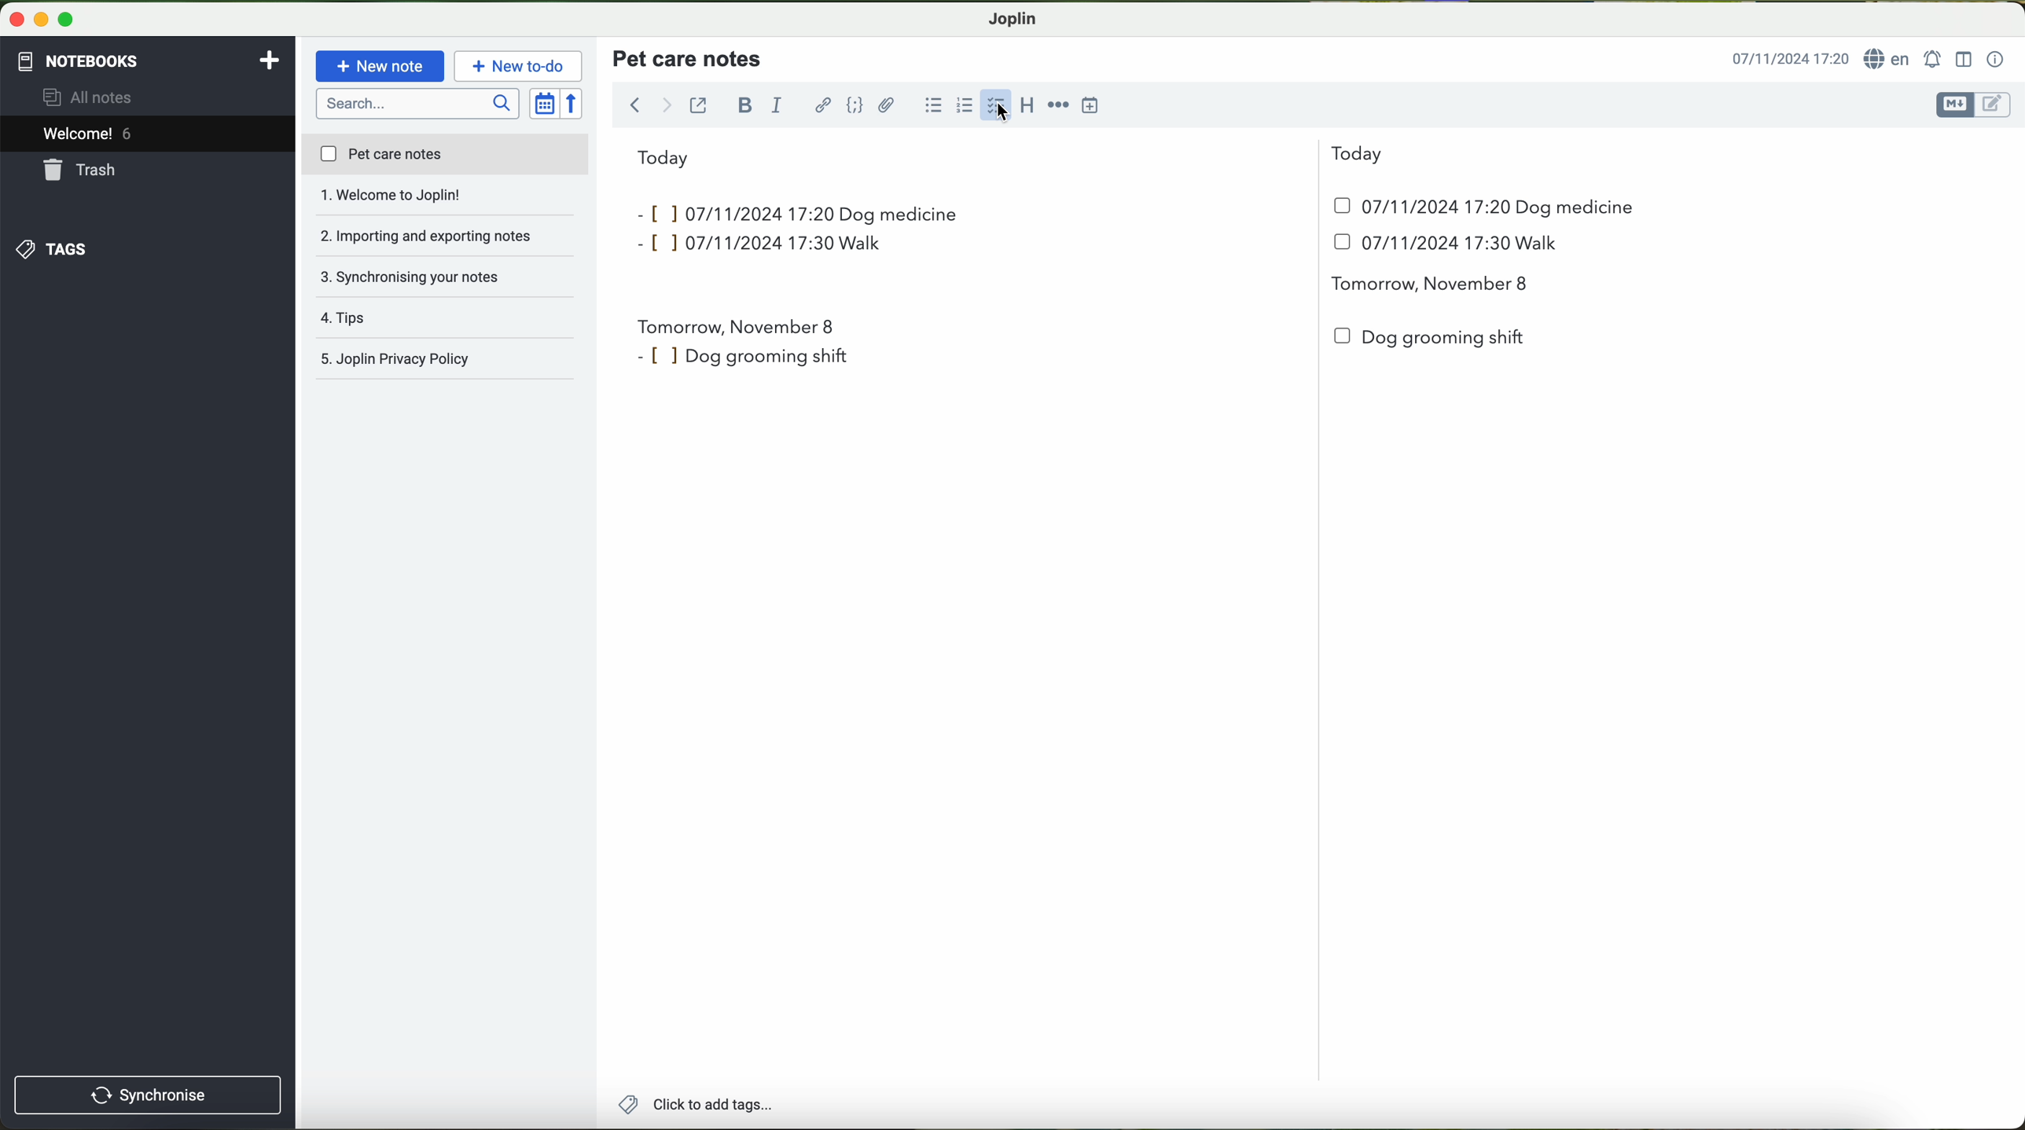 Image resolution: width=2025 pixels, height=1130 pixels. Describe the element at coordinates (825, 107) in the screenshot. I see `hyperlink` at that location.